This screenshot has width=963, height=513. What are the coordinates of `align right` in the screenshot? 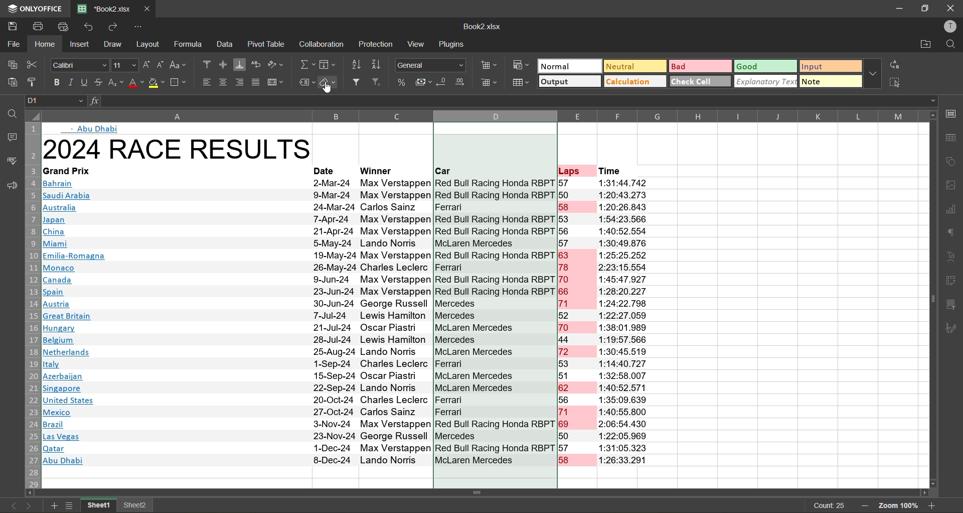 It's located at (239, 82).